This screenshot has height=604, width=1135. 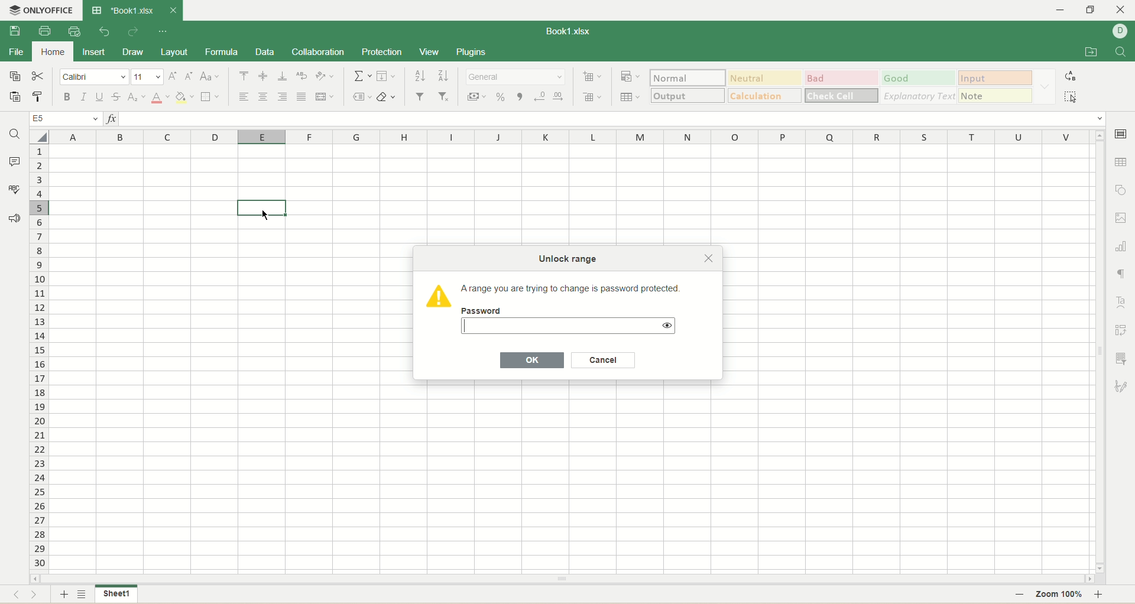 I want to click on insert, so click(x=95, y=51).